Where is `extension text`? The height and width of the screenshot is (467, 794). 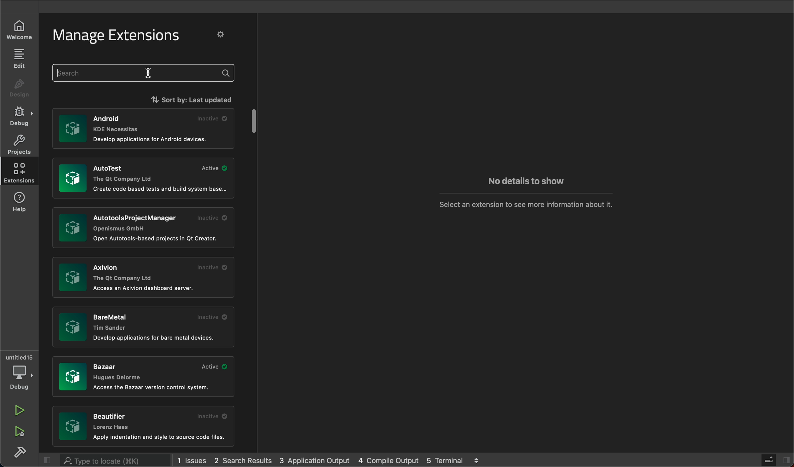 extension text is located at coordinates (112, 421).